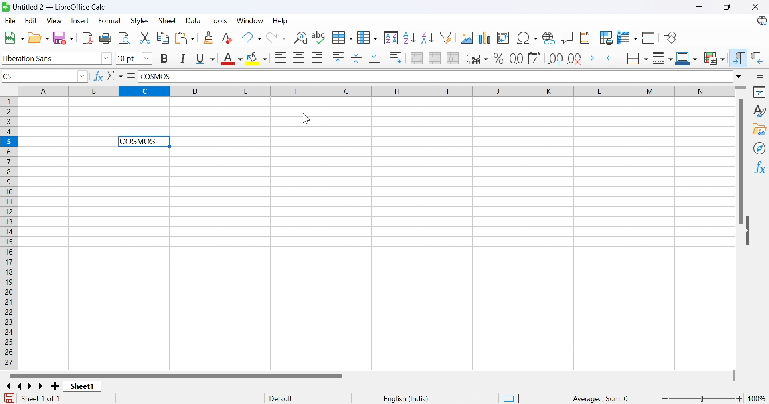 Image resolution: width=769 pixels, height=404 pixels. What do you see at coordinates (435, 59) in the screenshot?
I see `Merge cells` at bounding box center [435, 59].